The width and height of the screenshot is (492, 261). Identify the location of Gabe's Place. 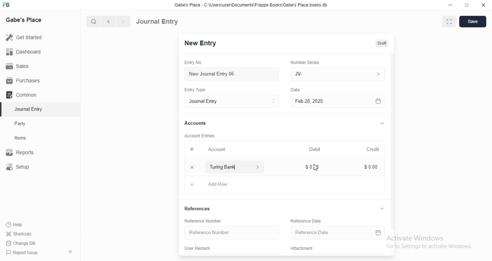
(24, 20).